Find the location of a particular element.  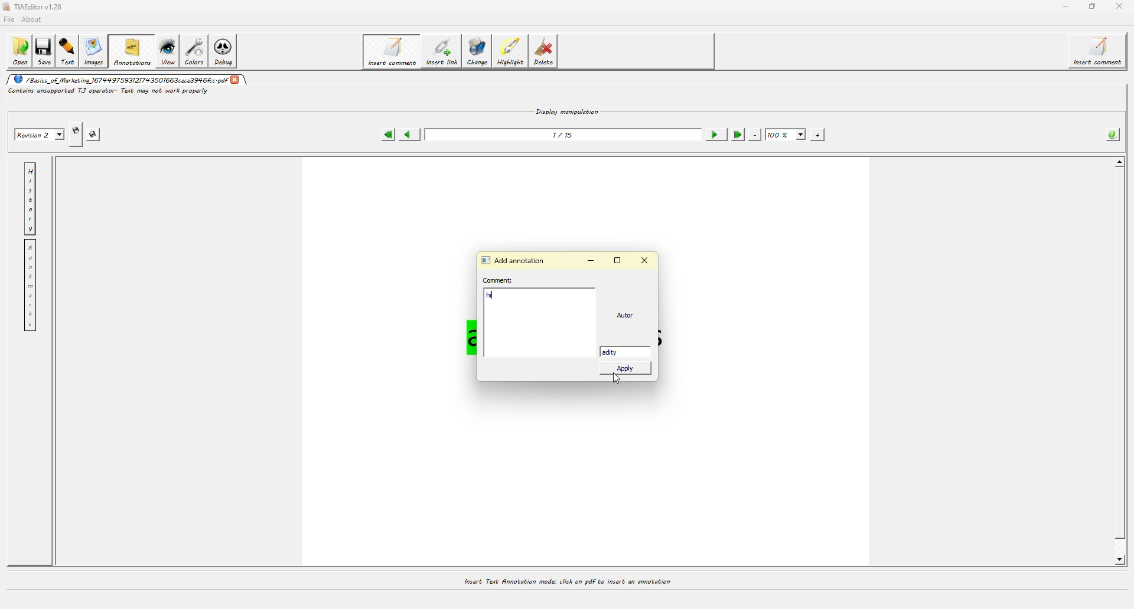

Insert Text Annotation mode: click on pdf to insert an annotation is located at coordinates (566, 581).